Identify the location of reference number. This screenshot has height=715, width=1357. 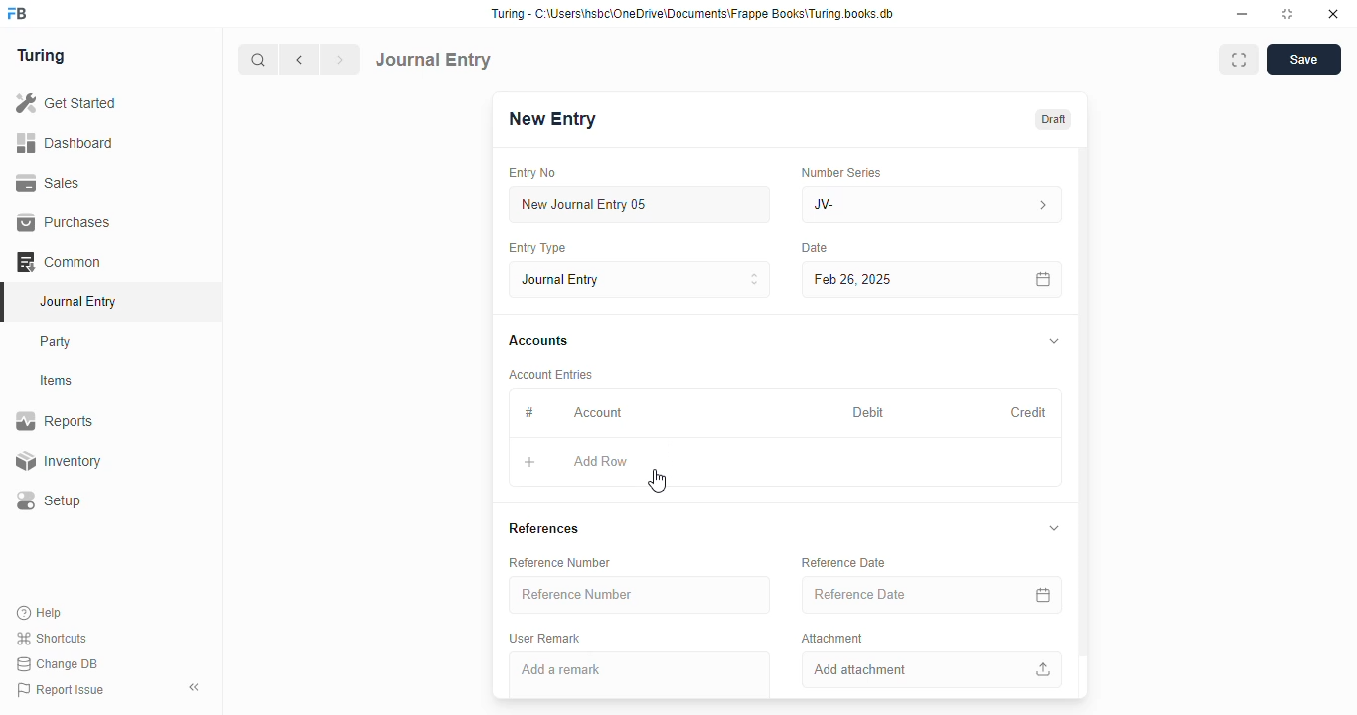
(640, 595).